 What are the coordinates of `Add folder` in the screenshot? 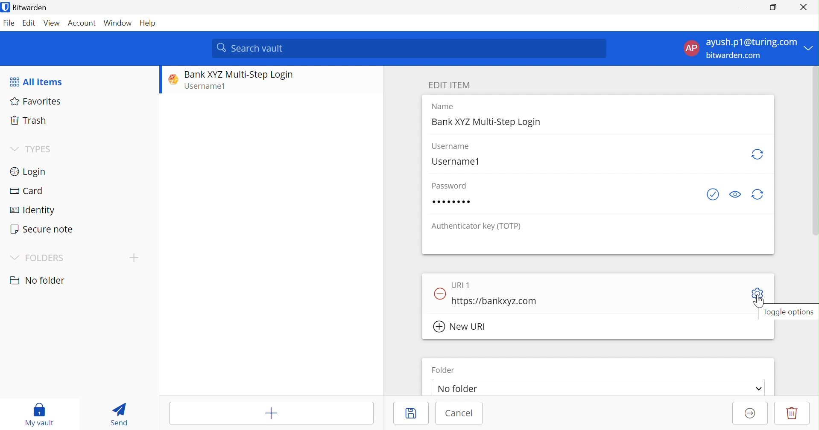 It's located at (134, 257).